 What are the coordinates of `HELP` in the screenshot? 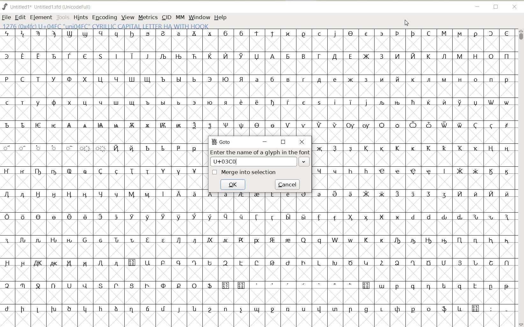 It's located at (221, 17).